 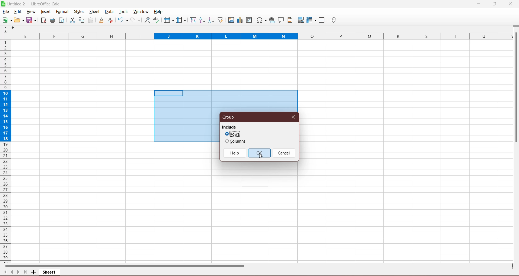 What do you see at coordinates (249, 20) in the screenshot?
I see `Insert or Edit Pivot table` at bounding box center [249, 20].